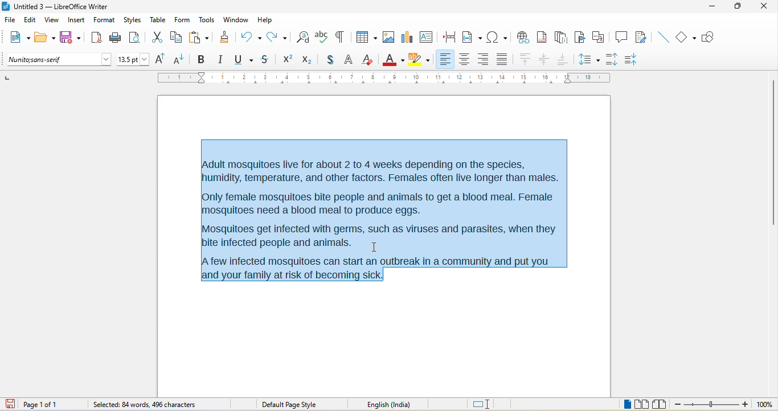 The image size is (778, 411). I want to click on find and replace, so click(303, 36).